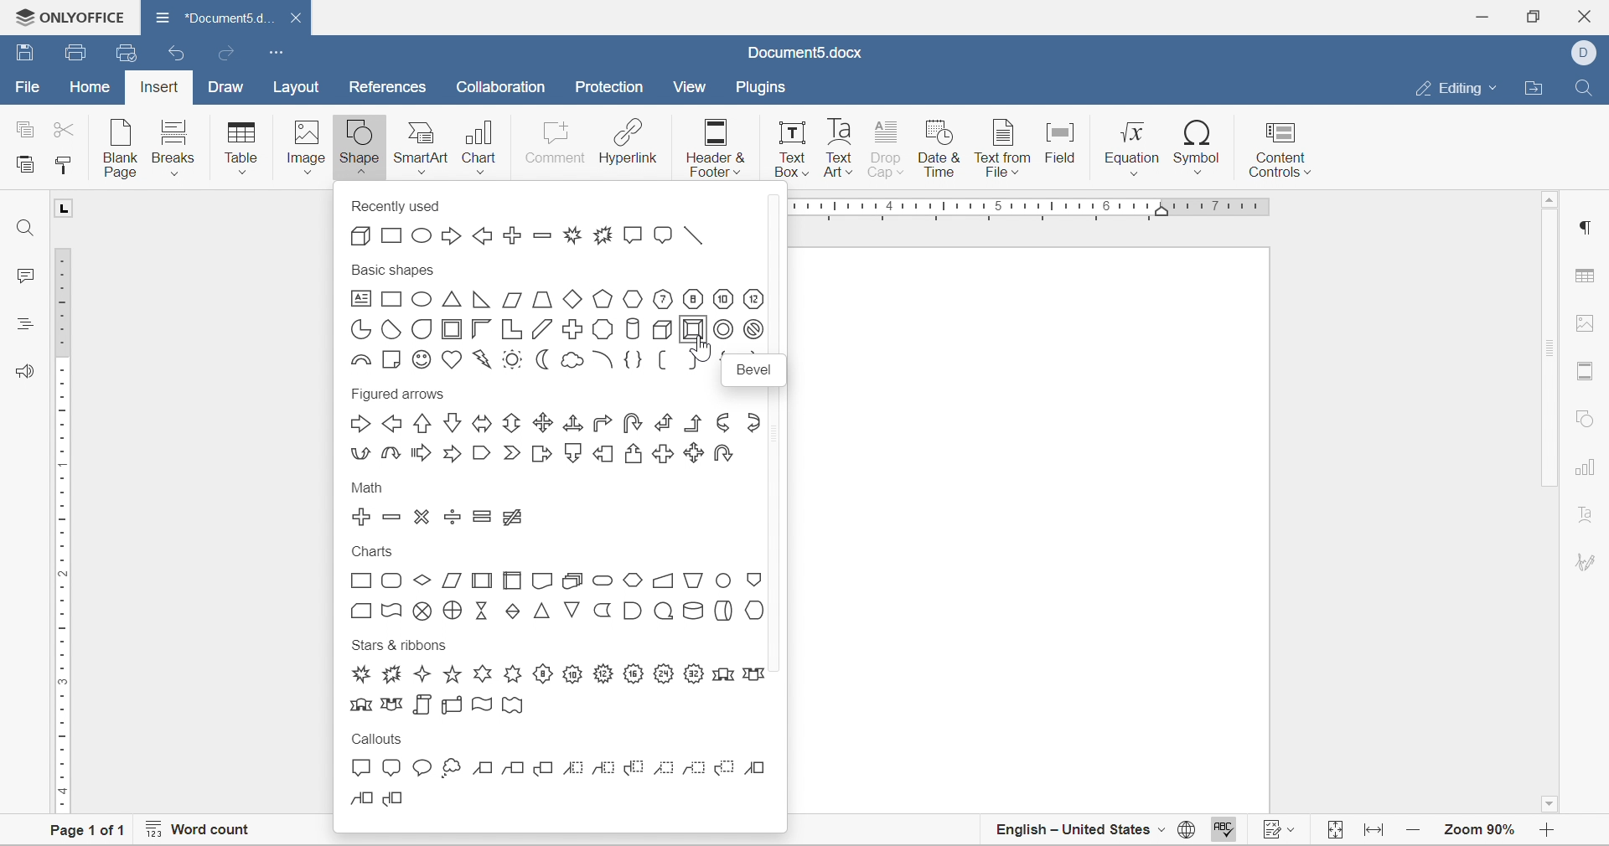 Image resolution: width=1609 pixels, height=846 pixels. Describe the element at coordinates (1378, 834) in the screenshot. I see `fit to width` at that location.